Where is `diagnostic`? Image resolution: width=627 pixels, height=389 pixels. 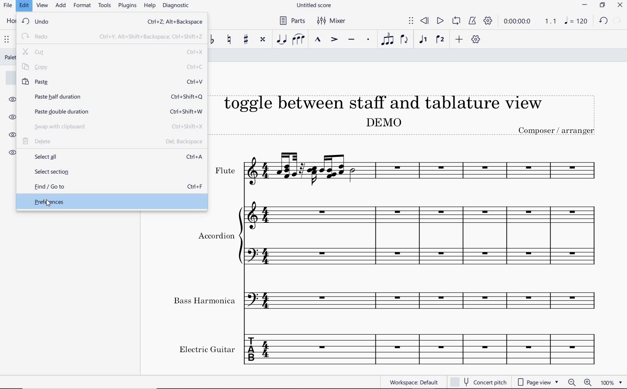 diagnostic is located at coordinates (178, 7).